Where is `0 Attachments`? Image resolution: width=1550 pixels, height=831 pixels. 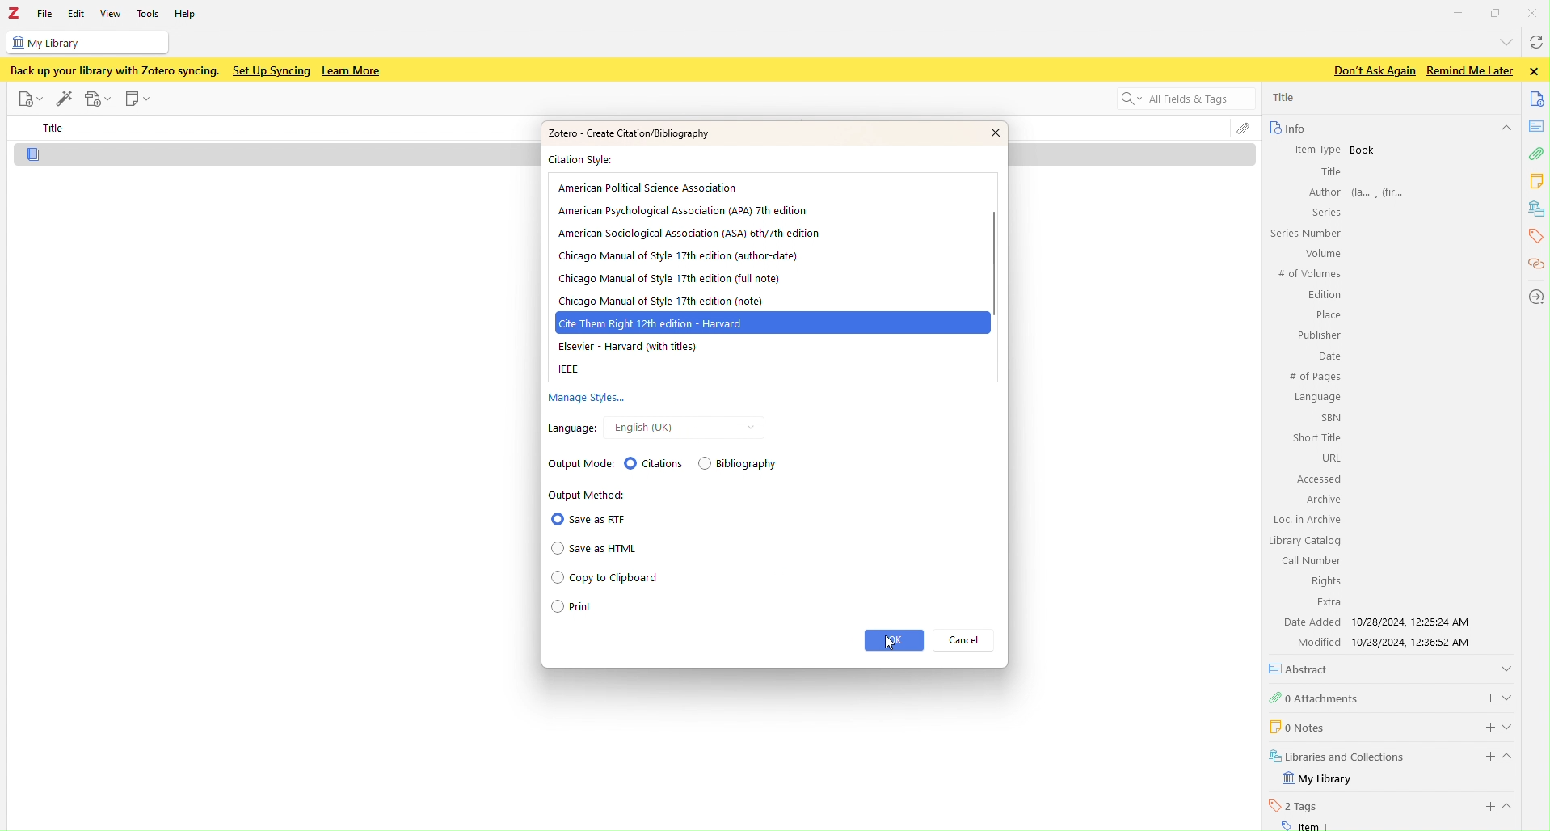
0 Attachments is located at coordinates (1316, 697).